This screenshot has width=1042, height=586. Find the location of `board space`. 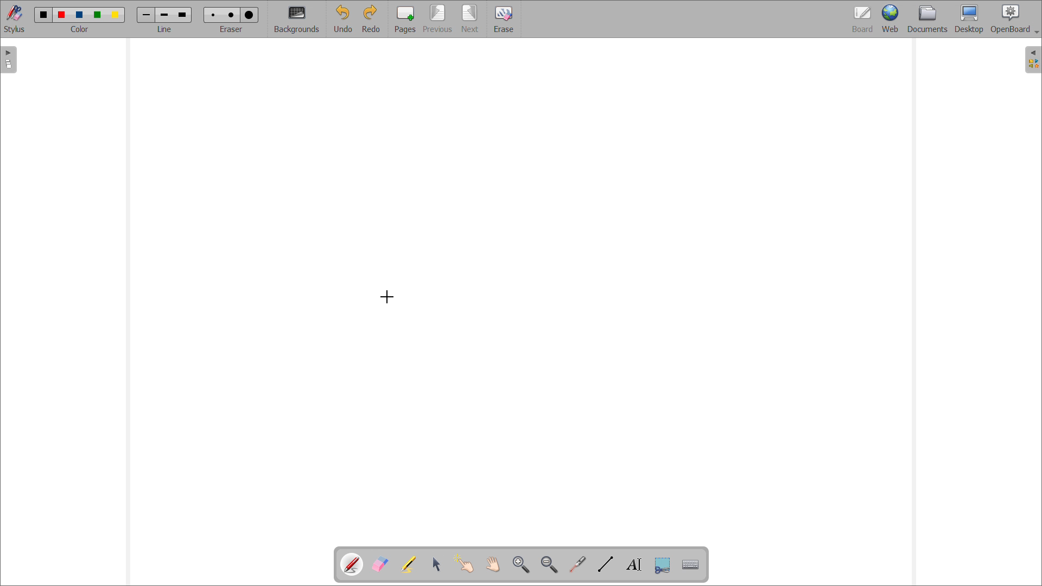

board space is located at coordinates (521, 295).